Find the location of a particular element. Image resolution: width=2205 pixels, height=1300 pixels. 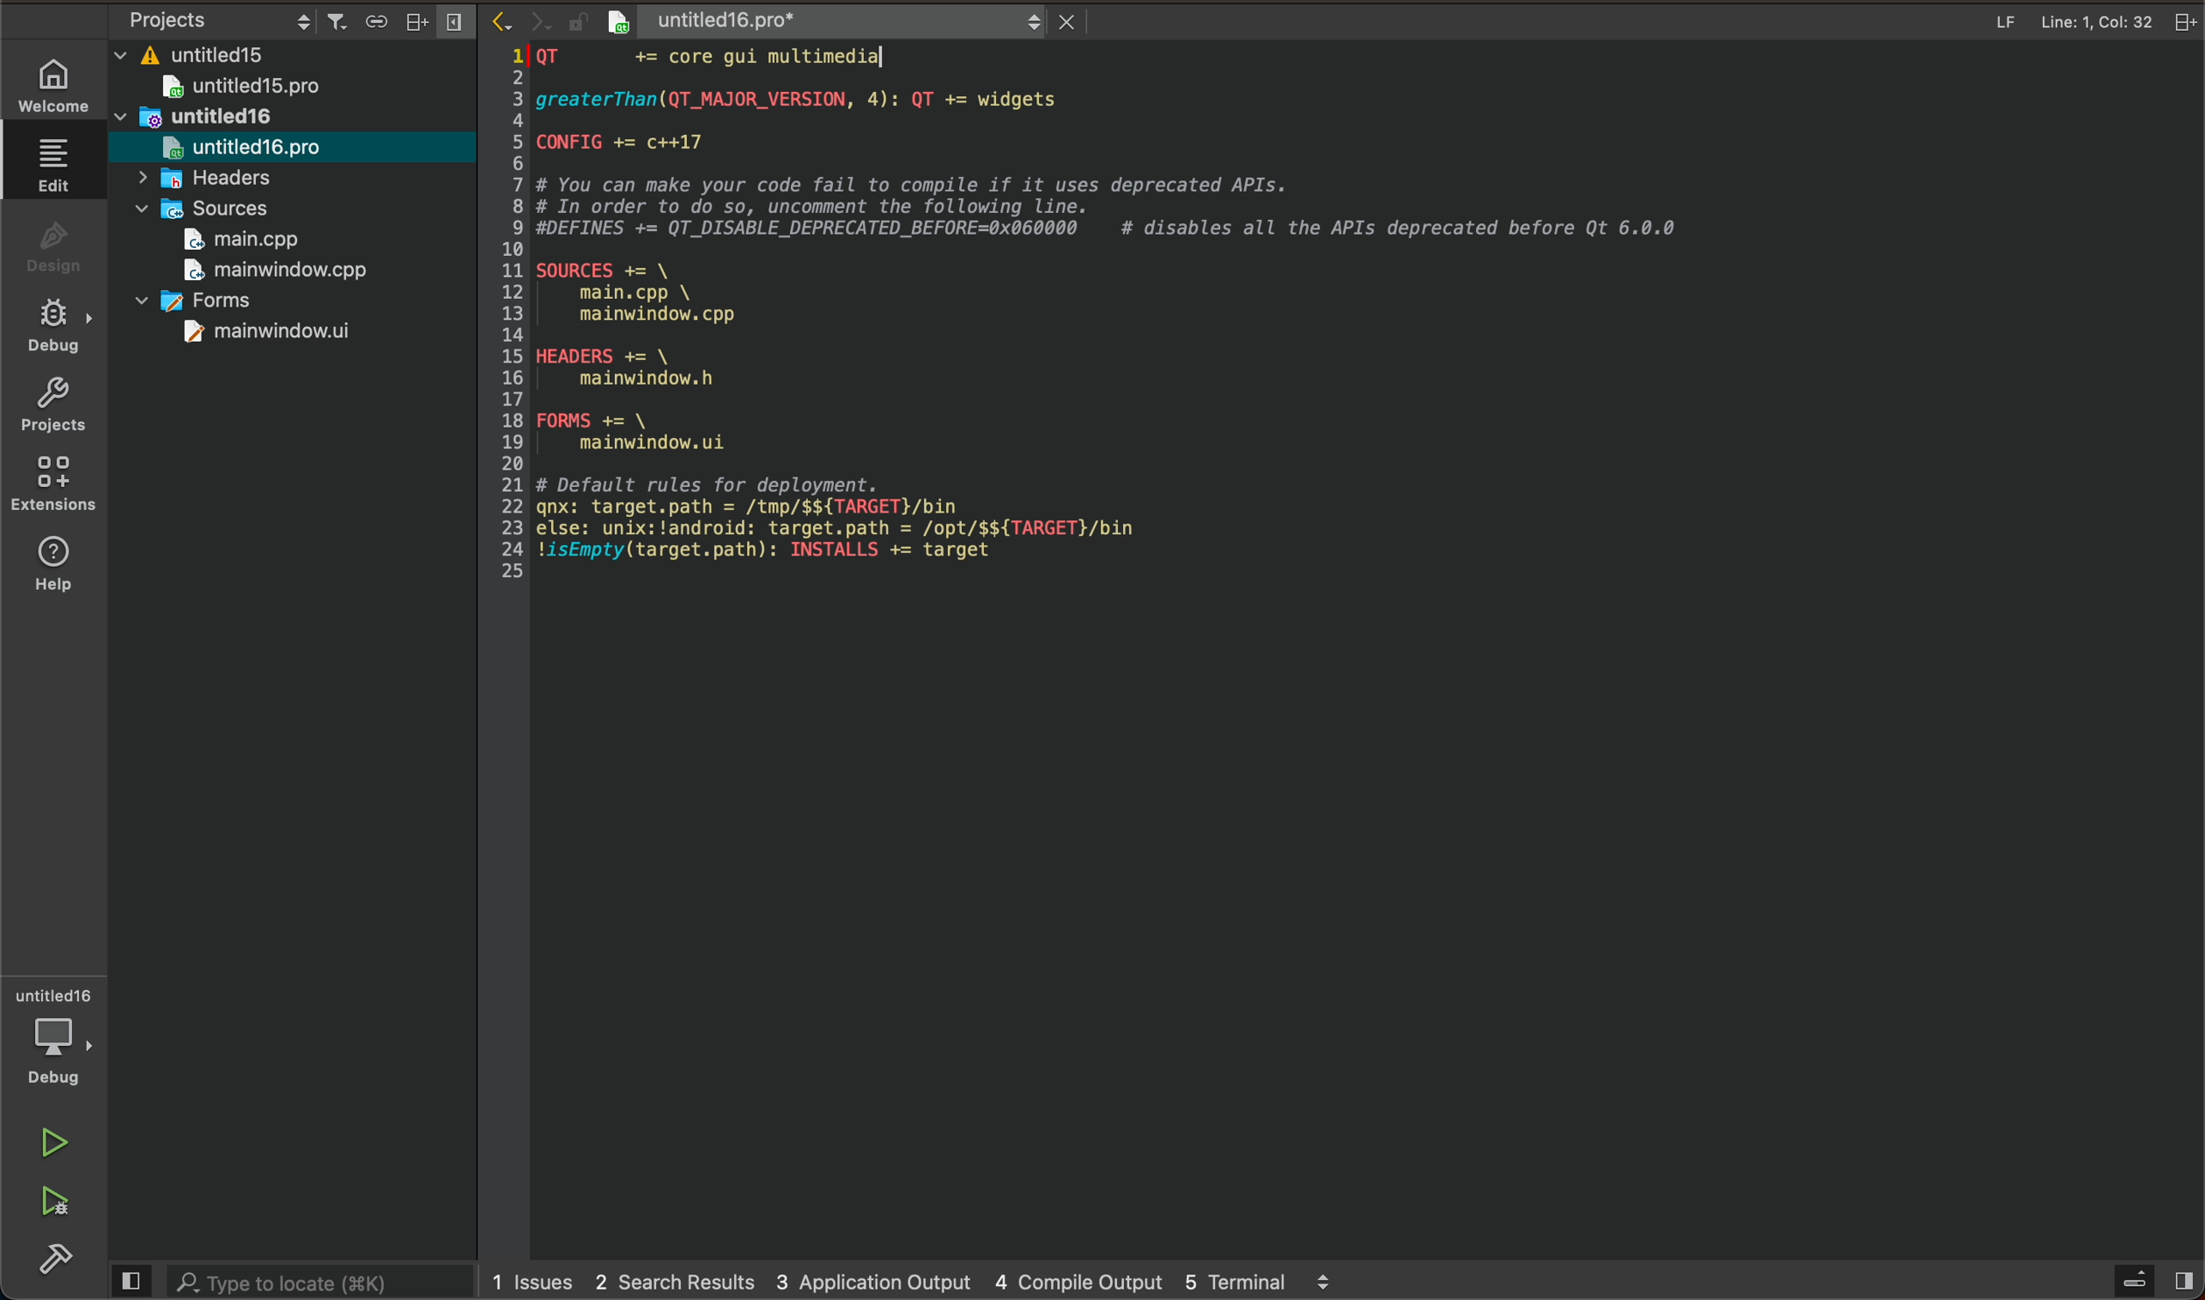

forms is located at coordinates (210, 298).